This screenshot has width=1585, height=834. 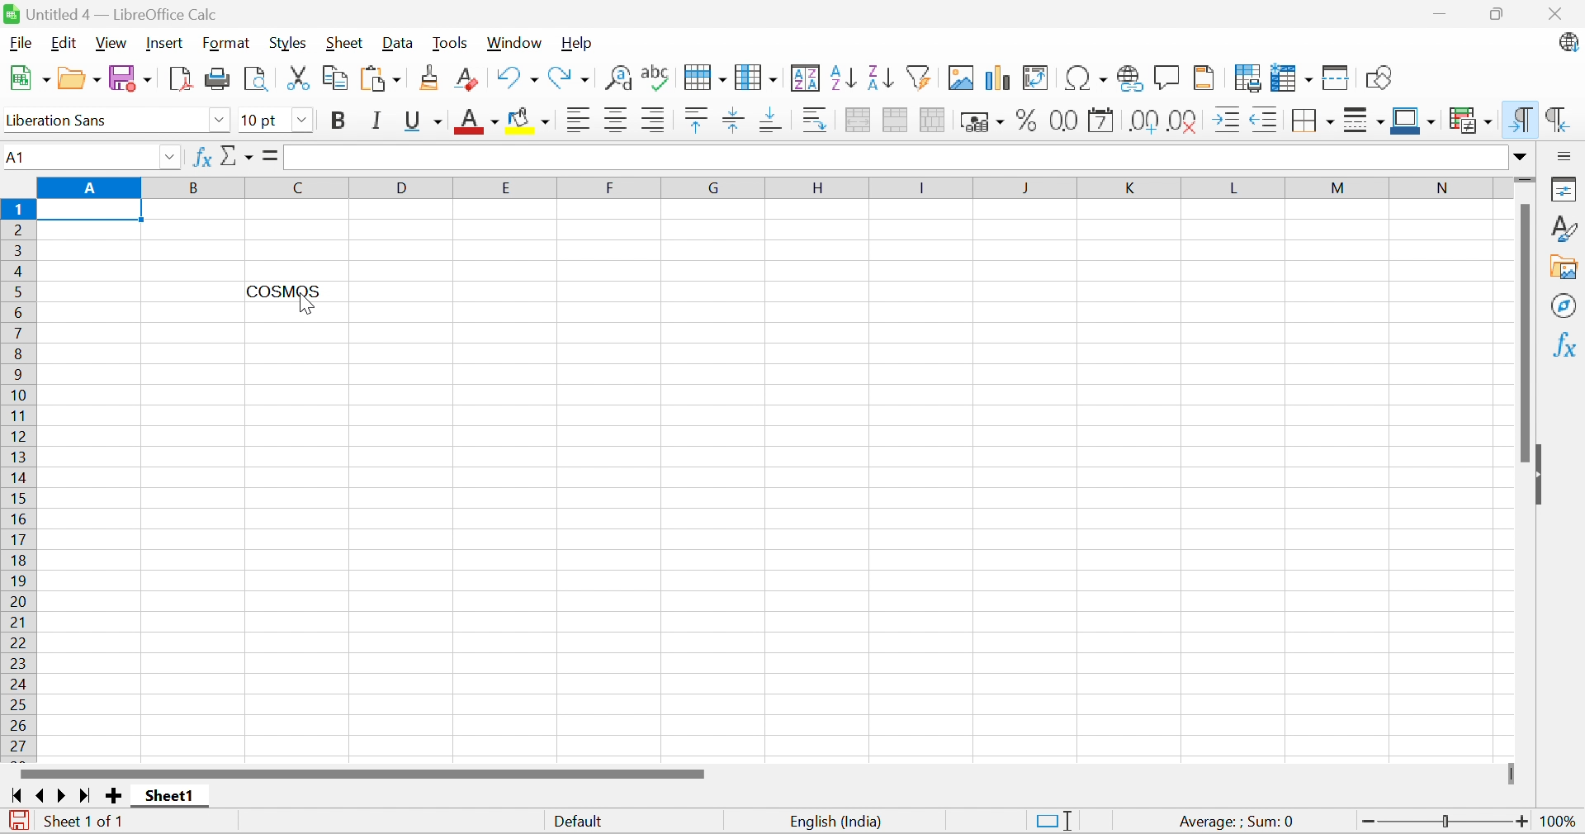 What do you see at coordinates (518, 78) in the screenshot?
I see `Undo` at bounding box center [518, 78].